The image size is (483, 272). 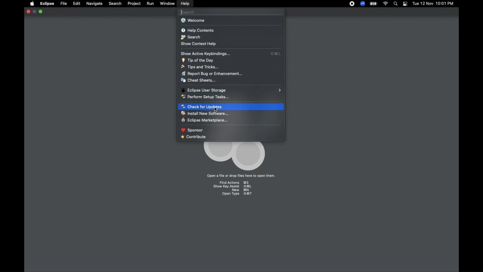 I want to click on Run, so click(x=150, y=4).